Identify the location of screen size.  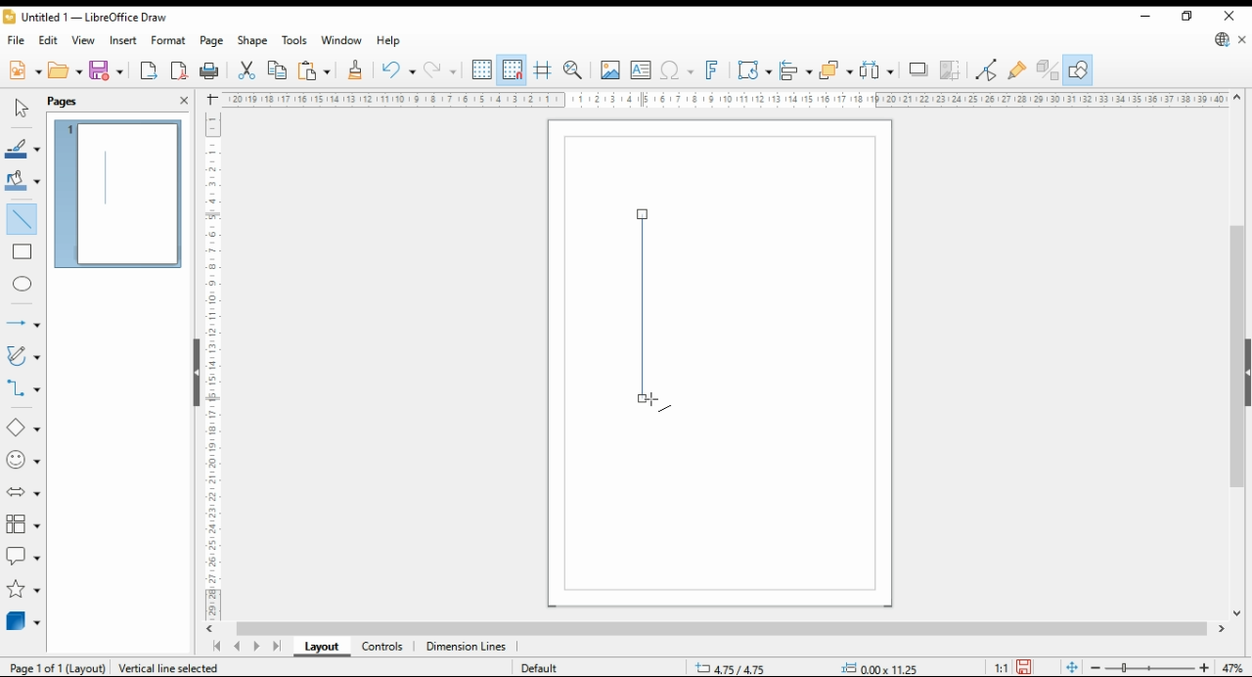
(736, 666).